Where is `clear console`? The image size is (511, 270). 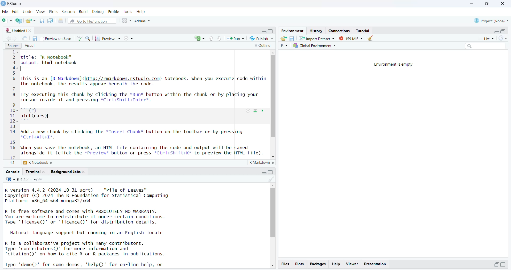 clear console is located at coordinates (271, 179).